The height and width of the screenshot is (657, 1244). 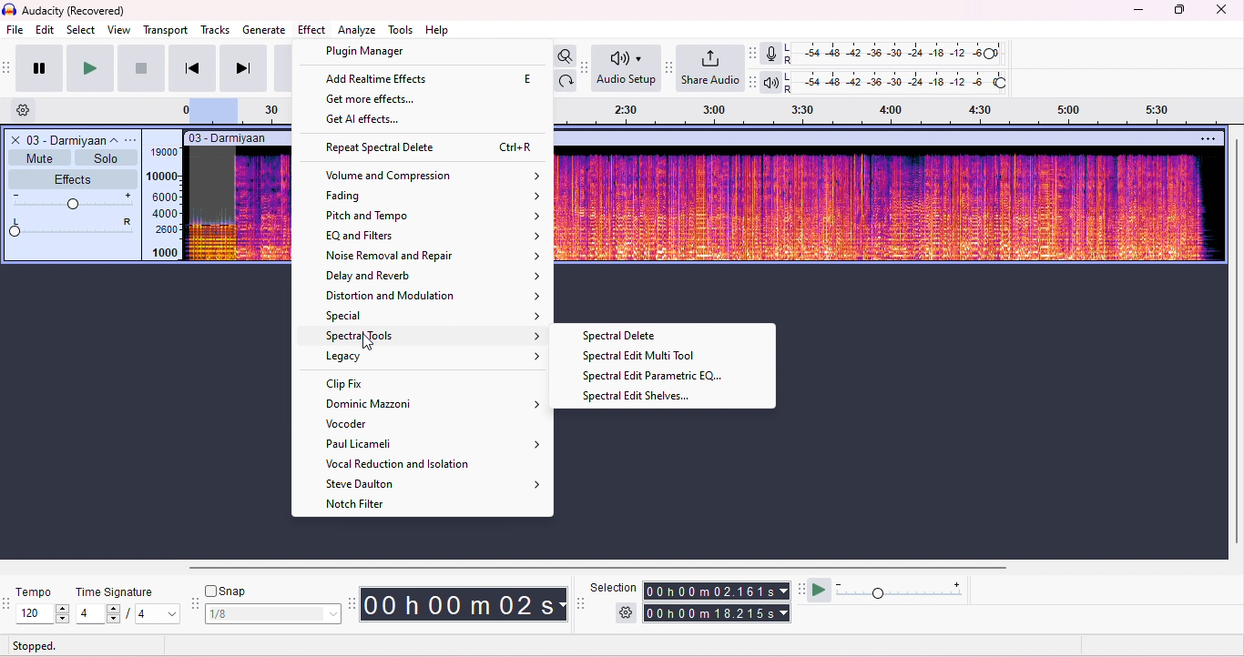 What do you see at coordinates (900, 82) in the screenshot?
I see `playback level` at bounding box center [900, 82].